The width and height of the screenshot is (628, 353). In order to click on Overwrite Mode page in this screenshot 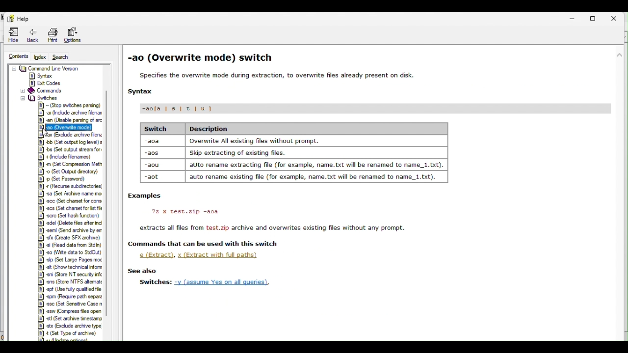, I will do `click(372, 138)`.